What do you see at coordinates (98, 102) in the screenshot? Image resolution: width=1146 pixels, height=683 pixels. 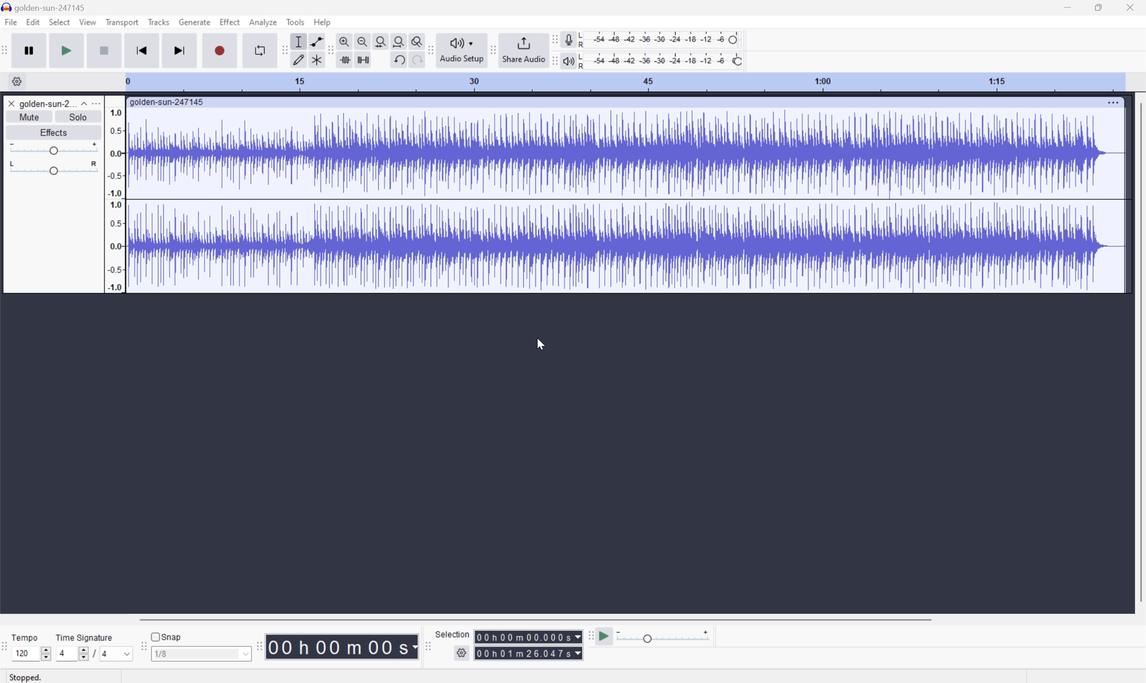 I see `More` at bounding box center [98, 102].